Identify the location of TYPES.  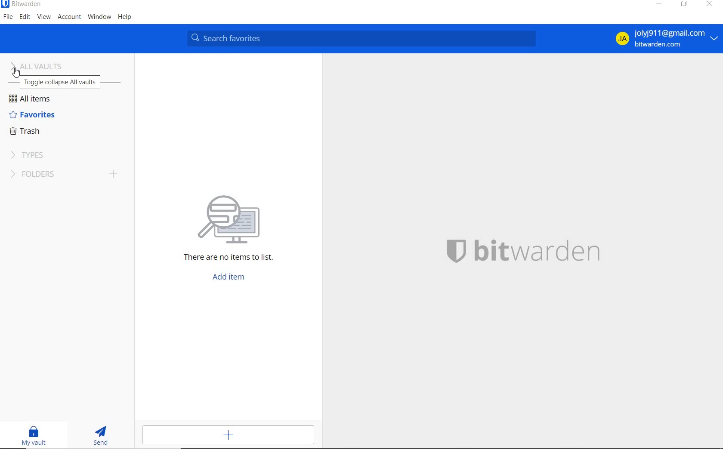
(29, 154).